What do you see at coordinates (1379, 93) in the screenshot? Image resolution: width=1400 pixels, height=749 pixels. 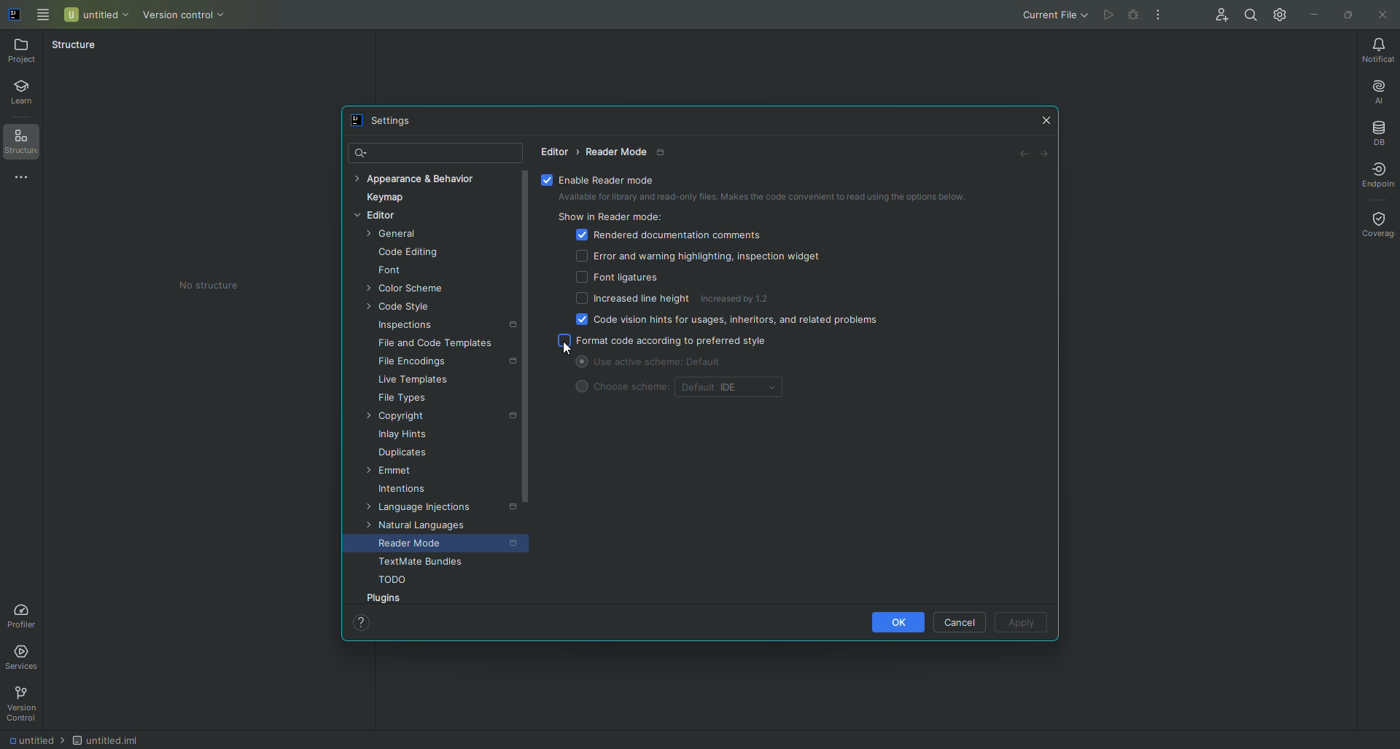 I see `AI Assistant` at bounding box center [1379, 93].